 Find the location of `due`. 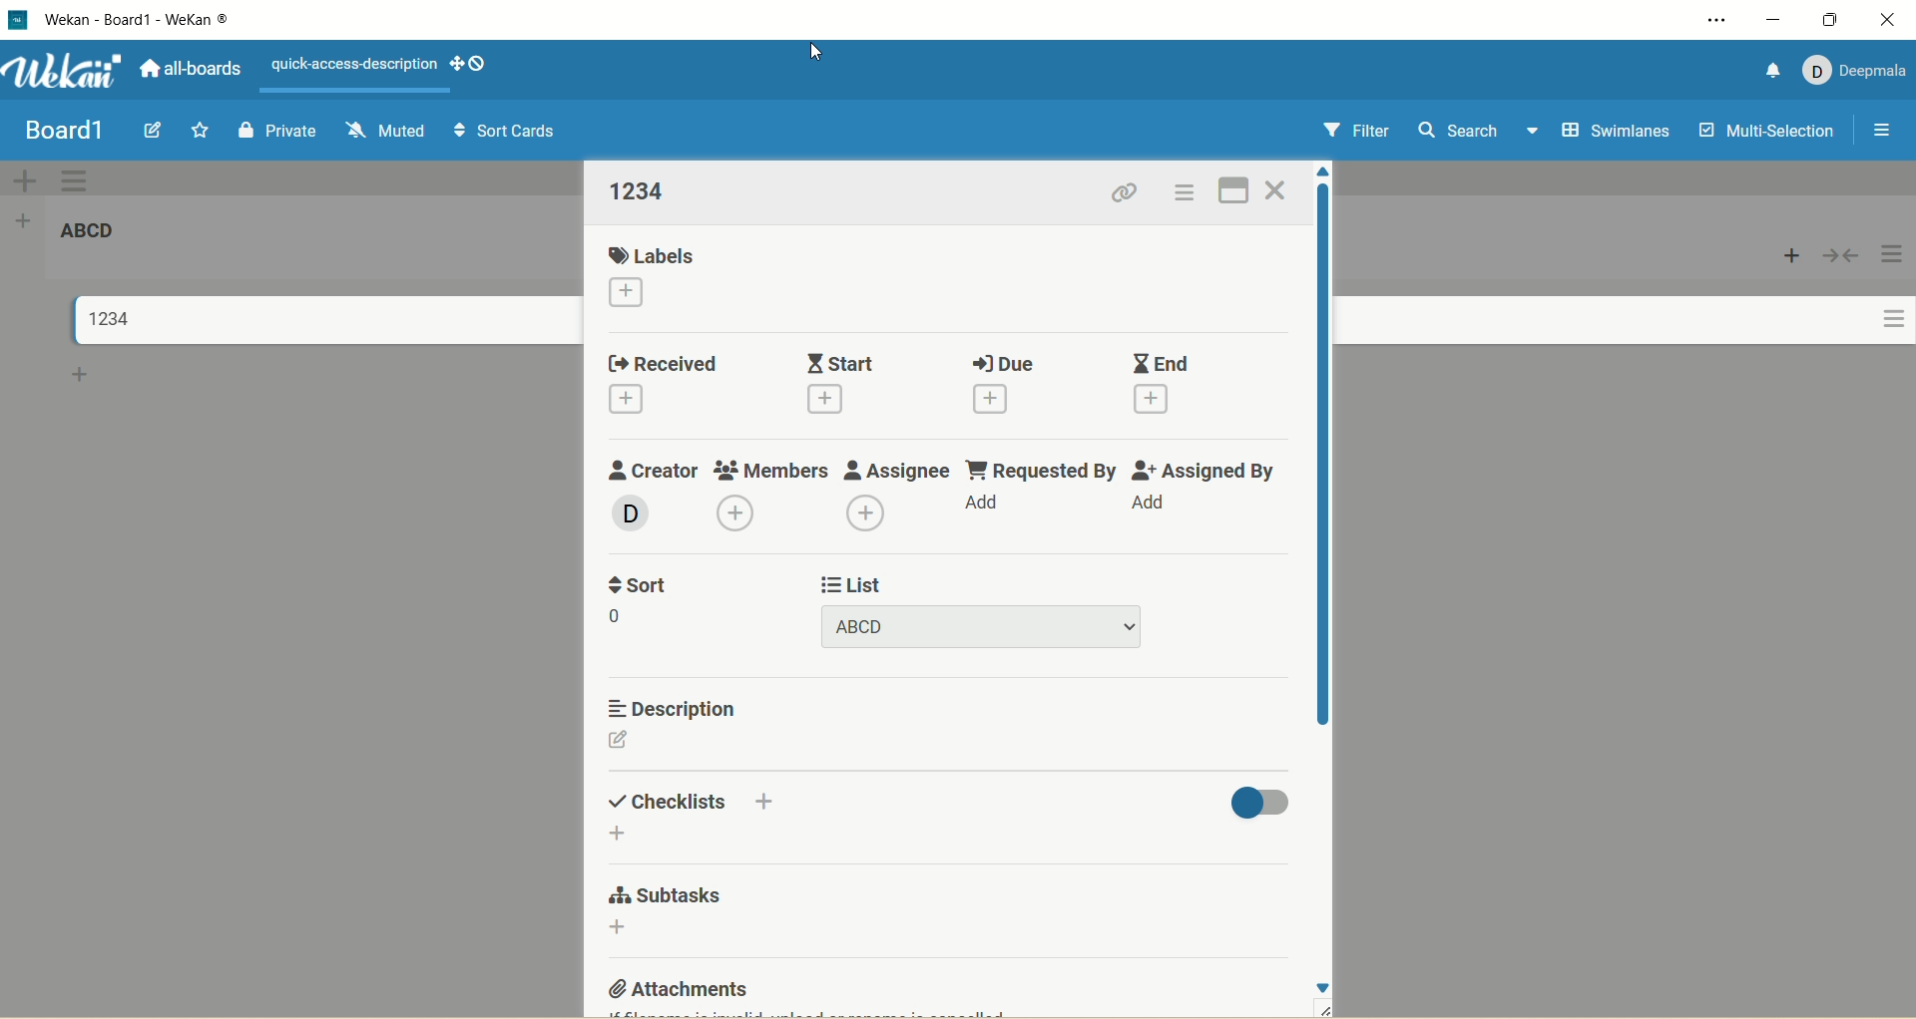

due is located at coordinates (1001, 363).